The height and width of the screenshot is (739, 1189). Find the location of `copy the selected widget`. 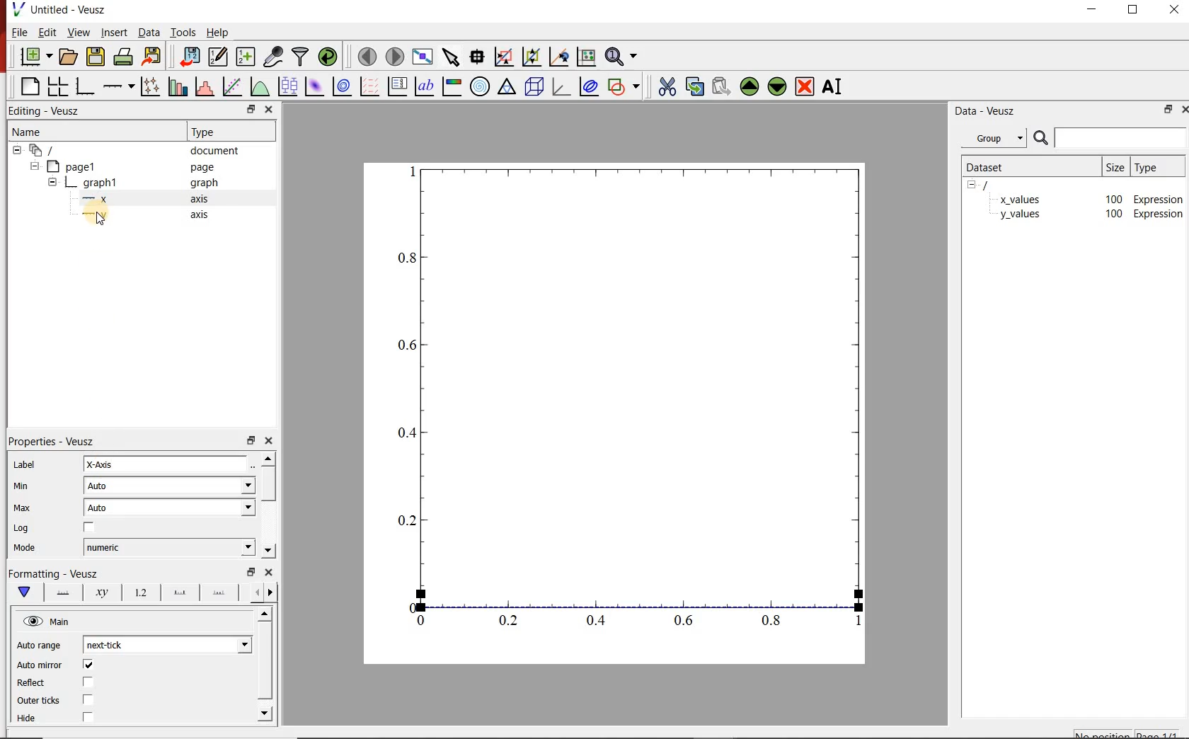

copy the selected widget is located at coordinates (694, 87).